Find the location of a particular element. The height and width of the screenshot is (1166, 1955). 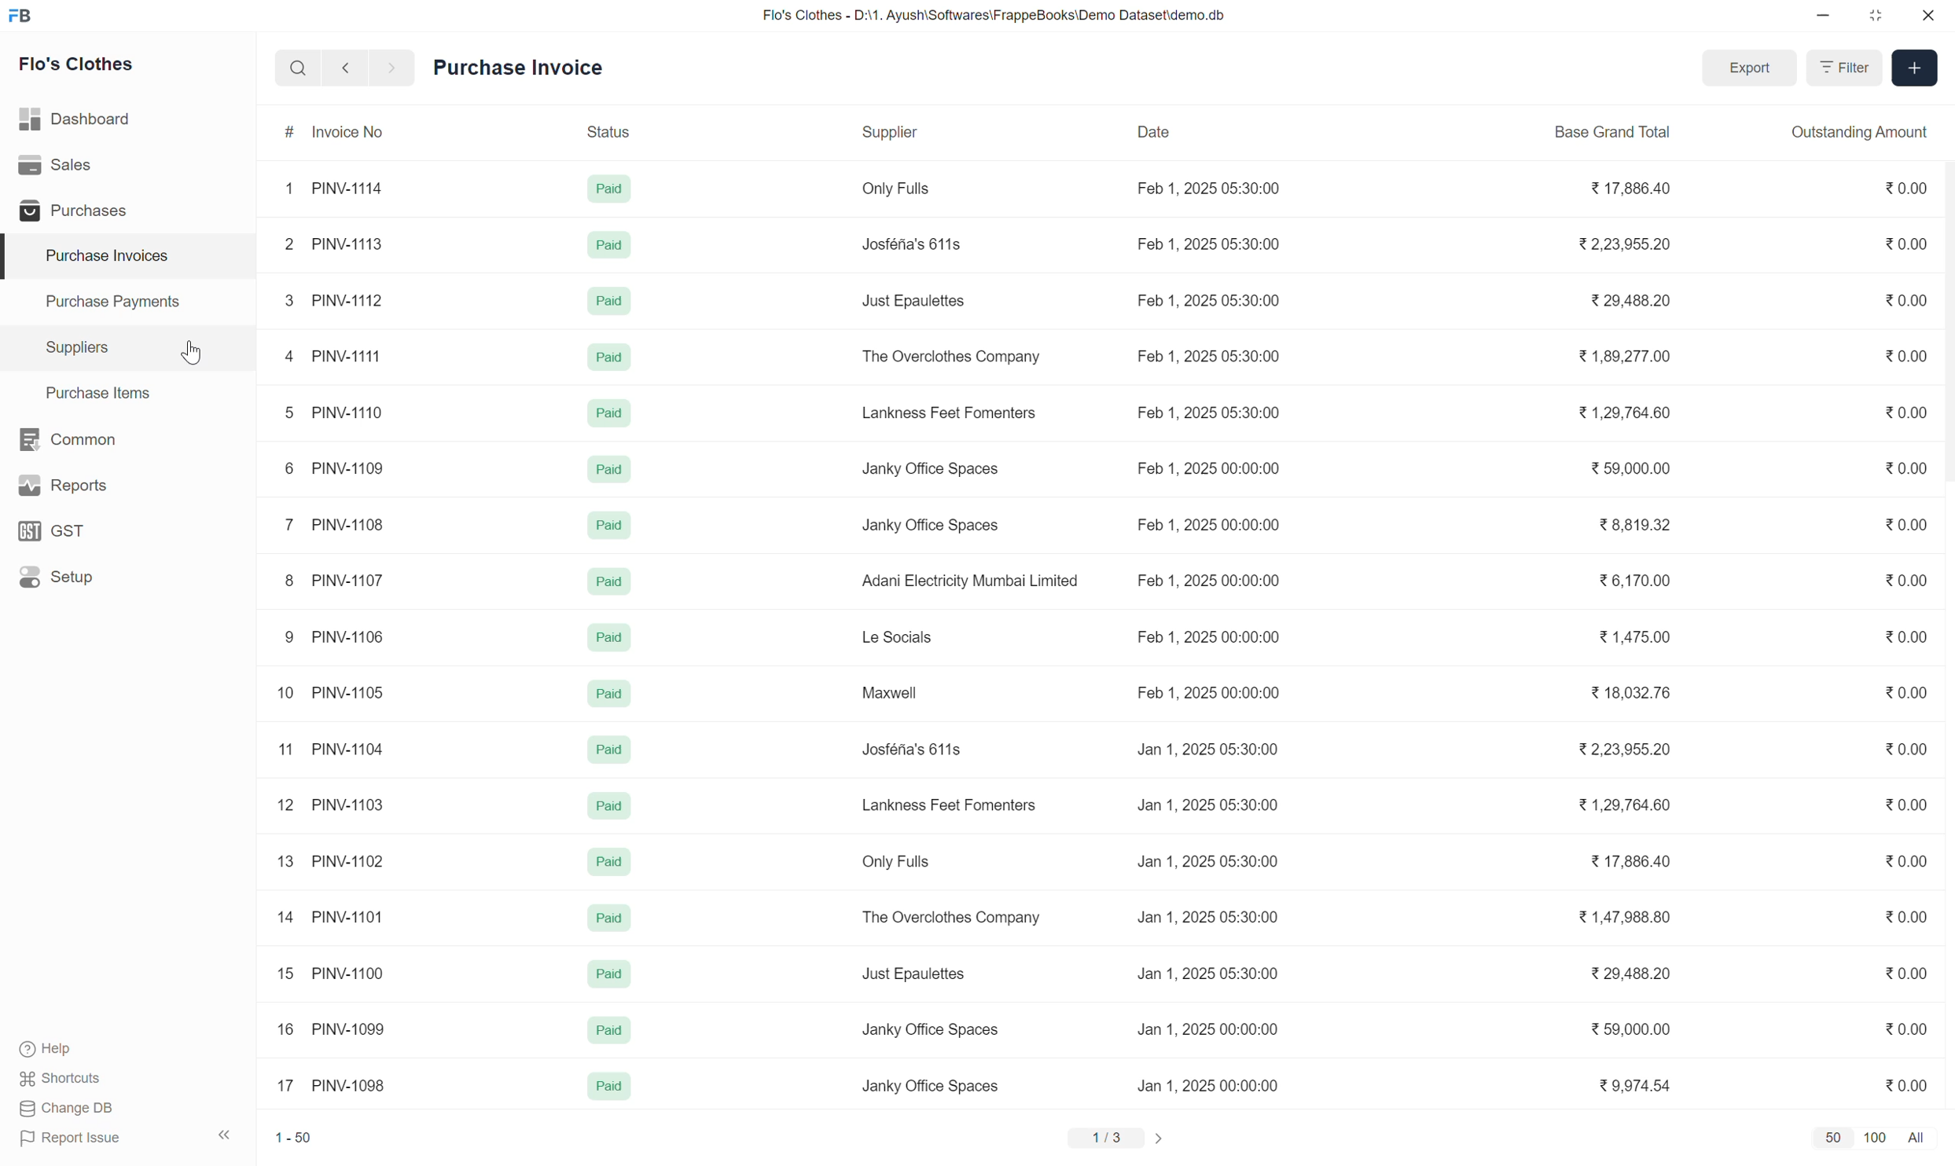

Setup is located at coordinates (55, 577).